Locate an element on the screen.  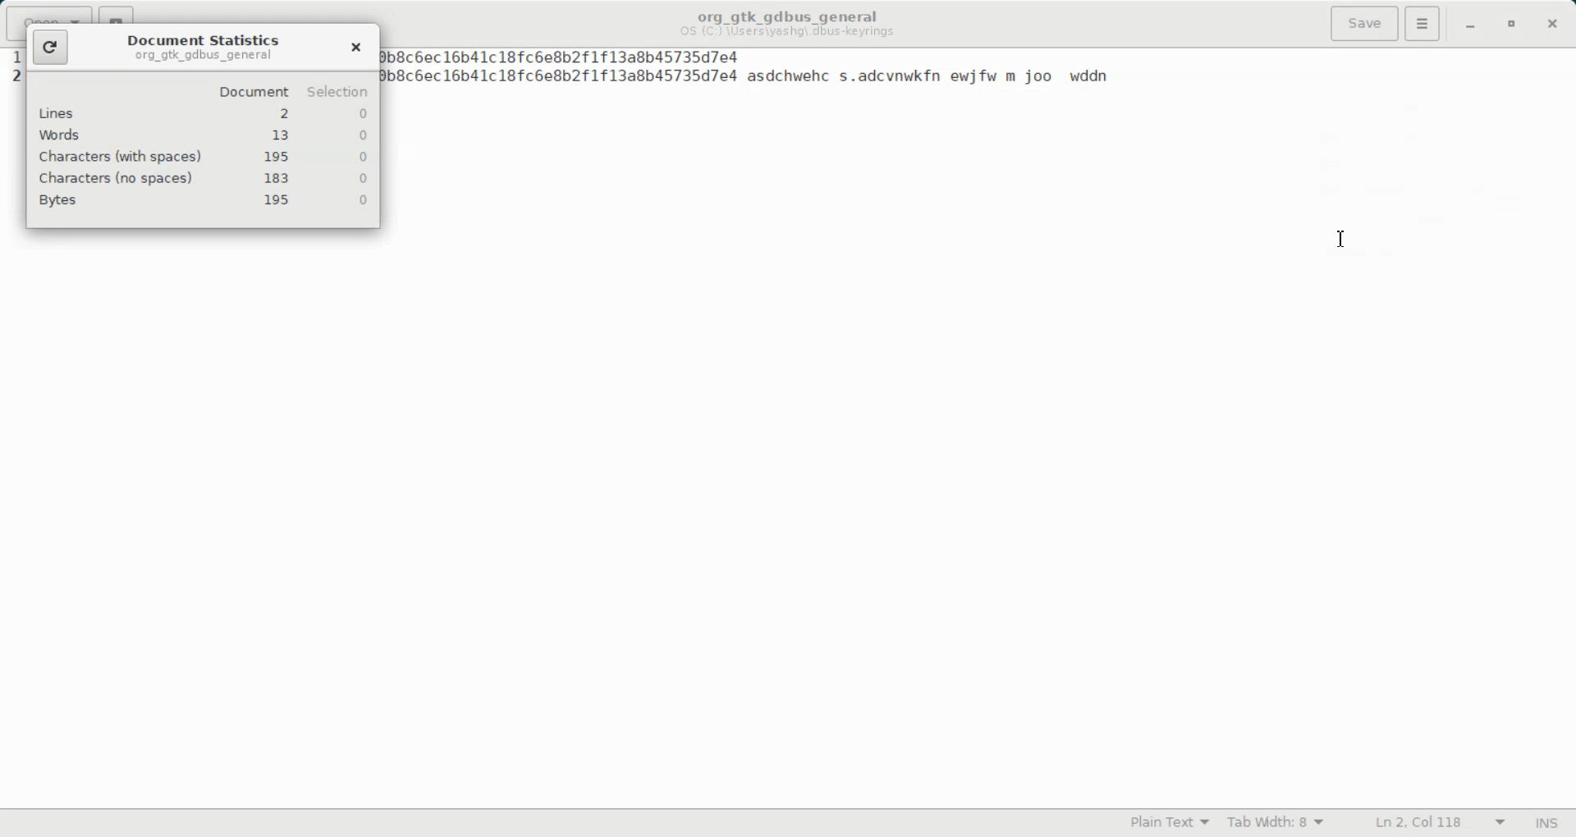
0 is located at coordinates (364, 112).